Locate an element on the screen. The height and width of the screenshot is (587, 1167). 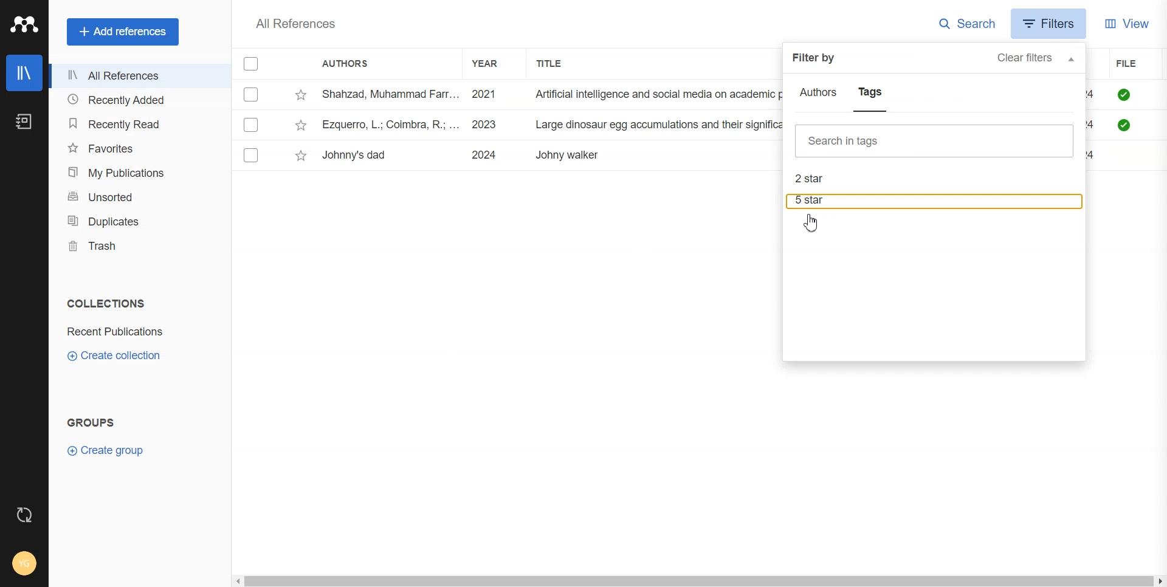
select entry is located at coordinates (251, 125).